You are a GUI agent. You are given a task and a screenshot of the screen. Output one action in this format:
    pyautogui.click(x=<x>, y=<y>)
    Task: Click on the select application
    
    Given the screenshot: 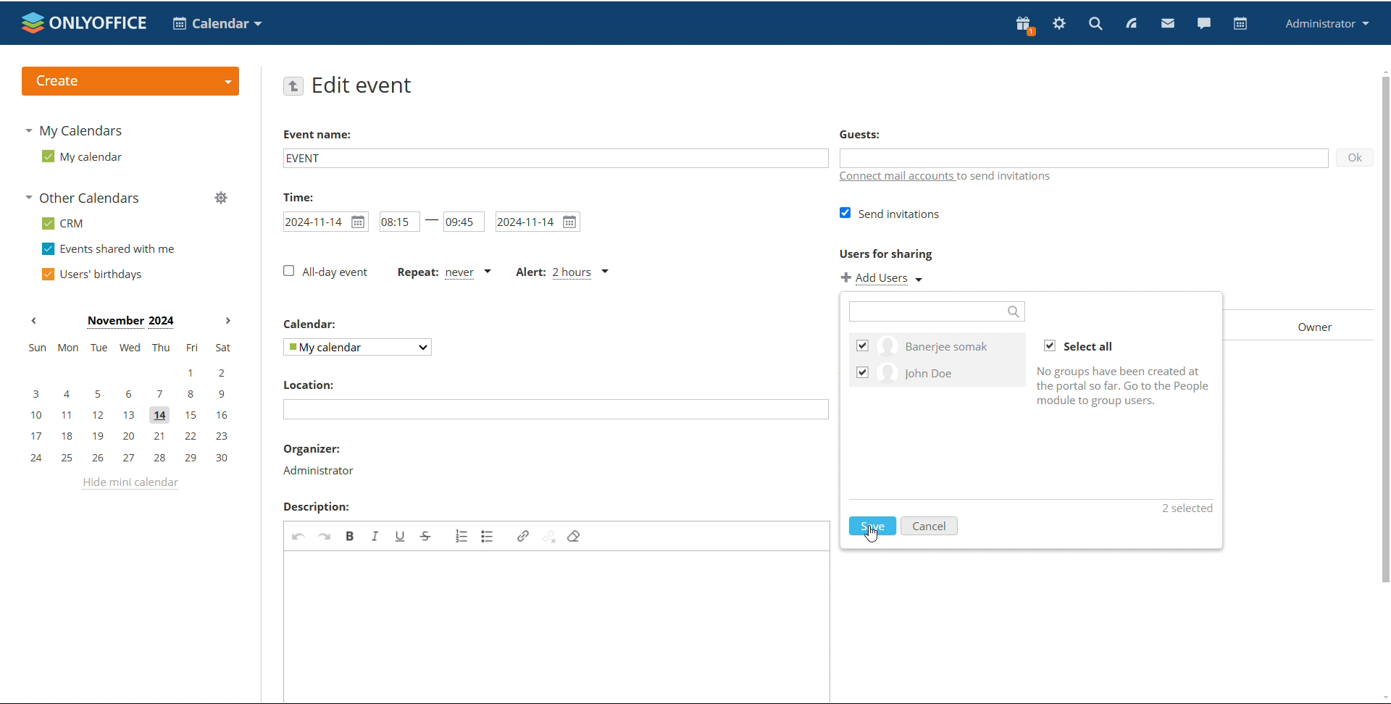 What is the action you would take?
    pyautogui.click(x=216, y=24)
    